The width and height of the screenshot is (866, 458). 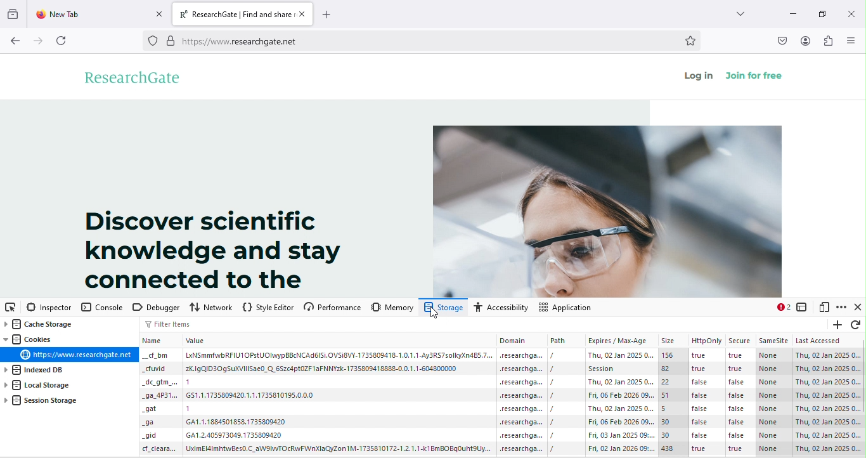 What do you see at coordinates (695, 40) in the screenshot?
I see `bookmark` at bounding box center [695, 40].